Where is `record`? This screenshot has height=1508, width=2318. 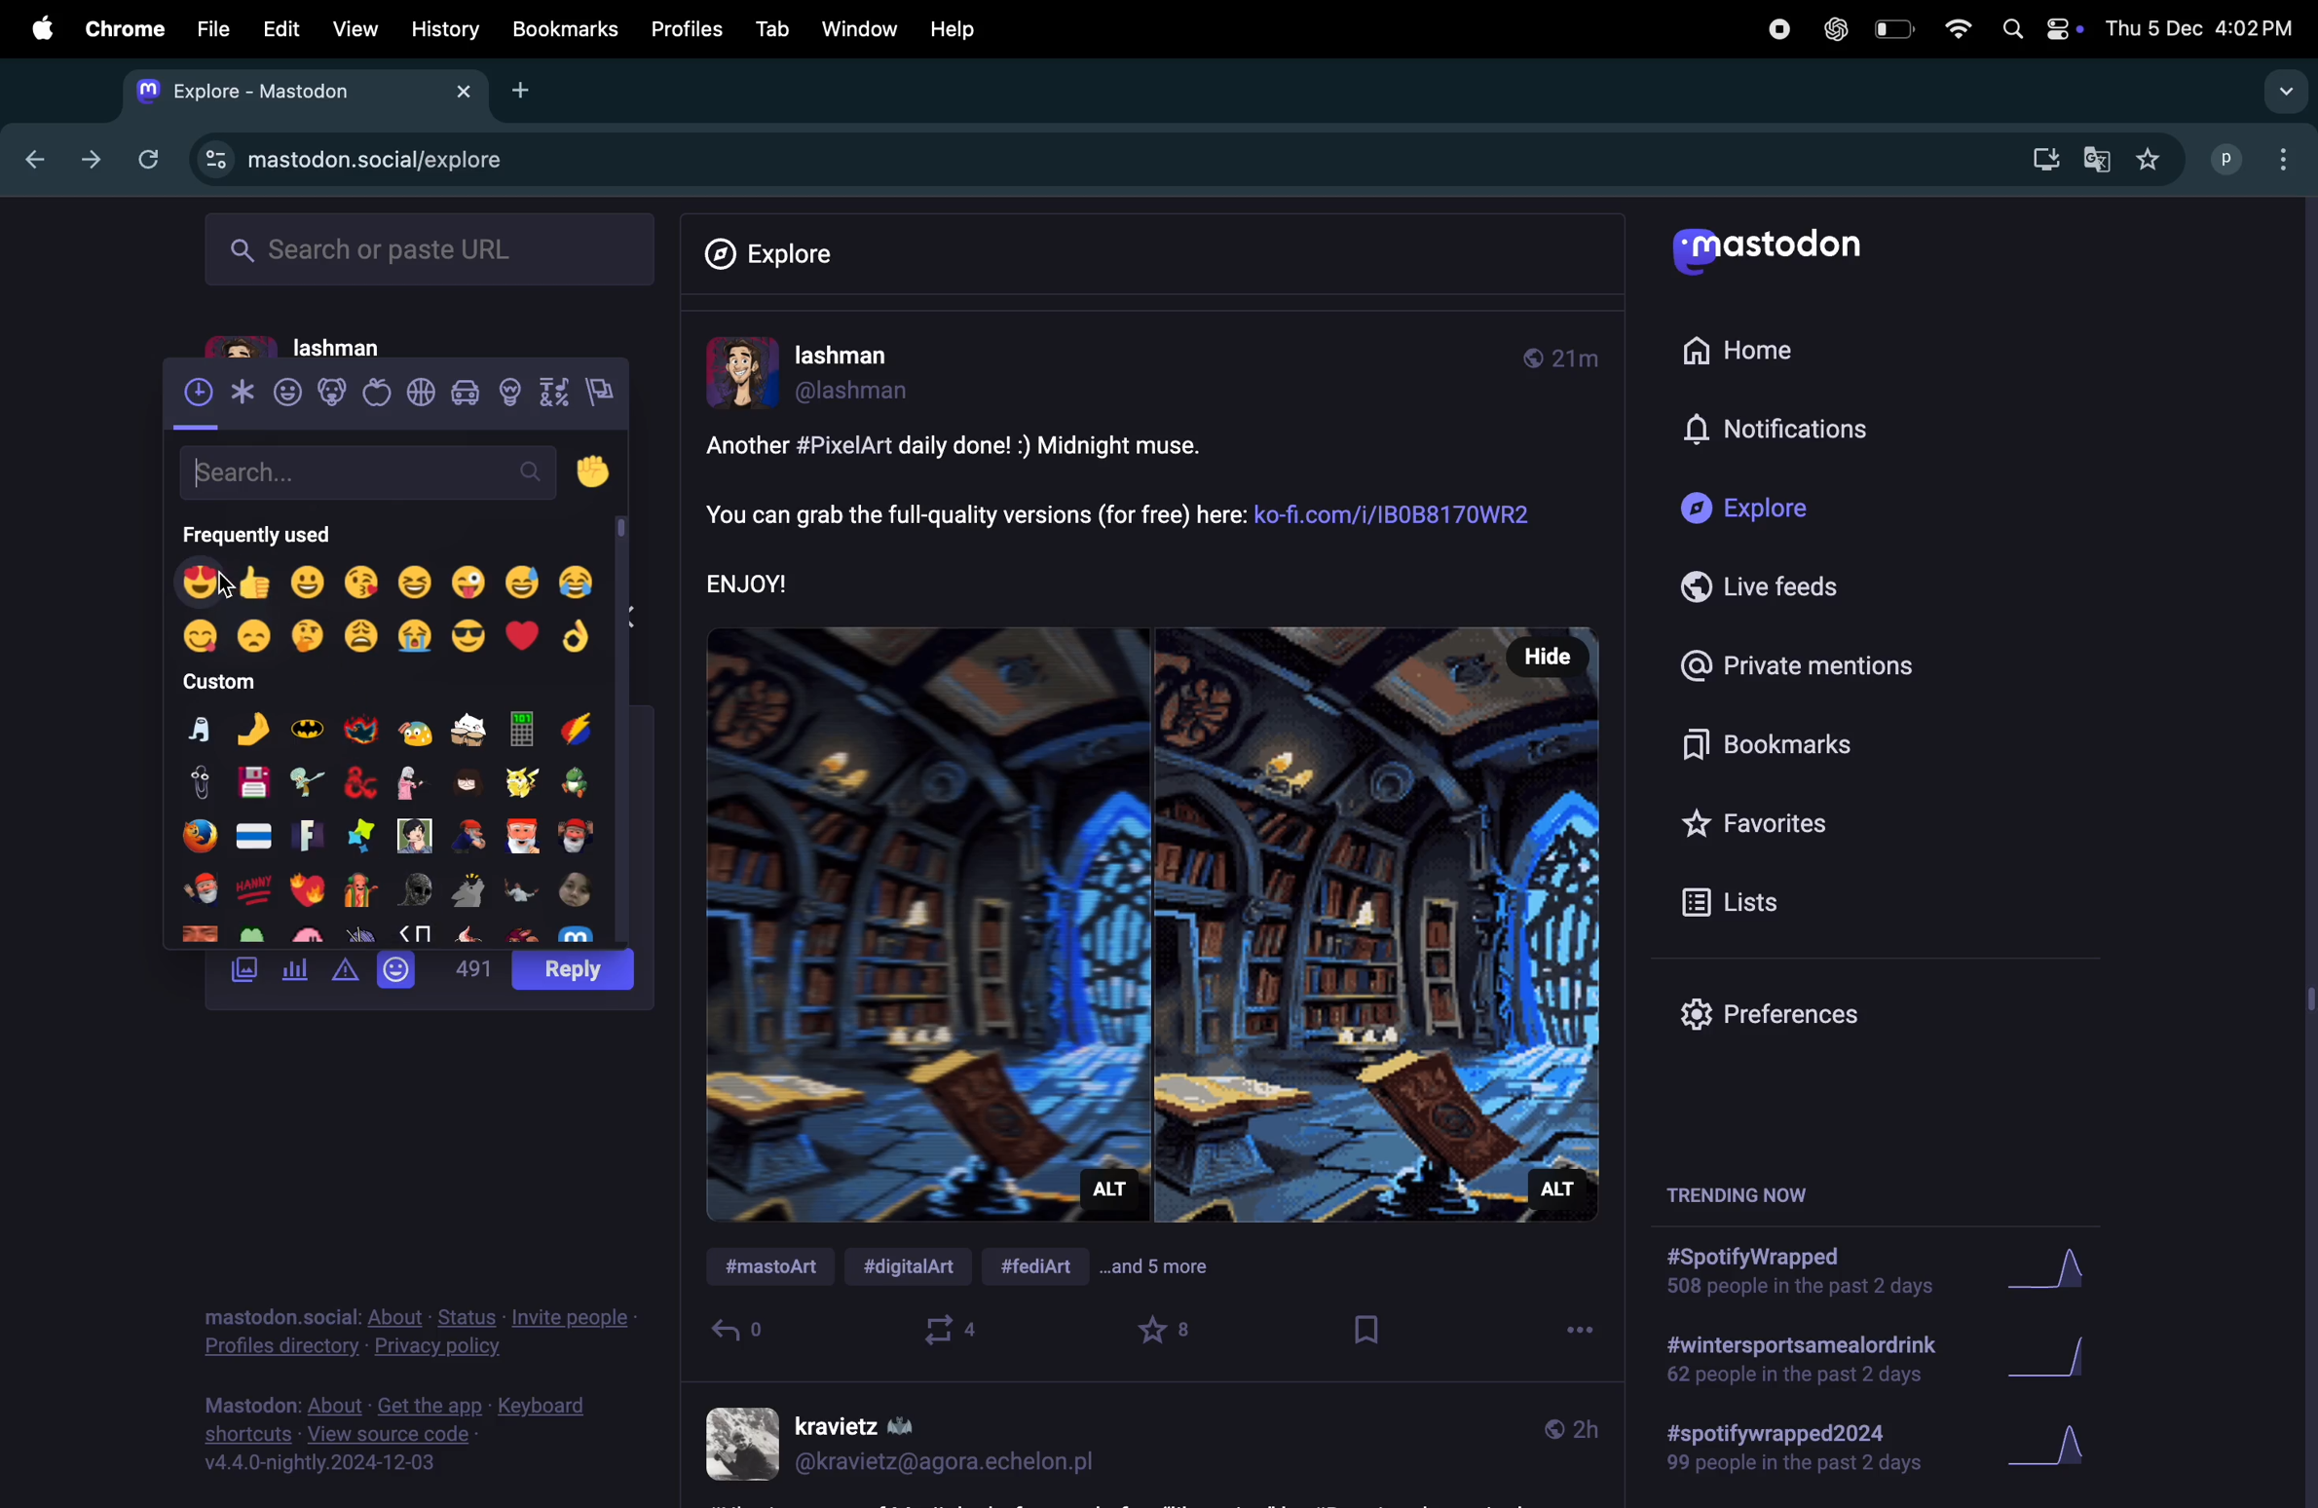 record is located at coordinates (1776, 30).